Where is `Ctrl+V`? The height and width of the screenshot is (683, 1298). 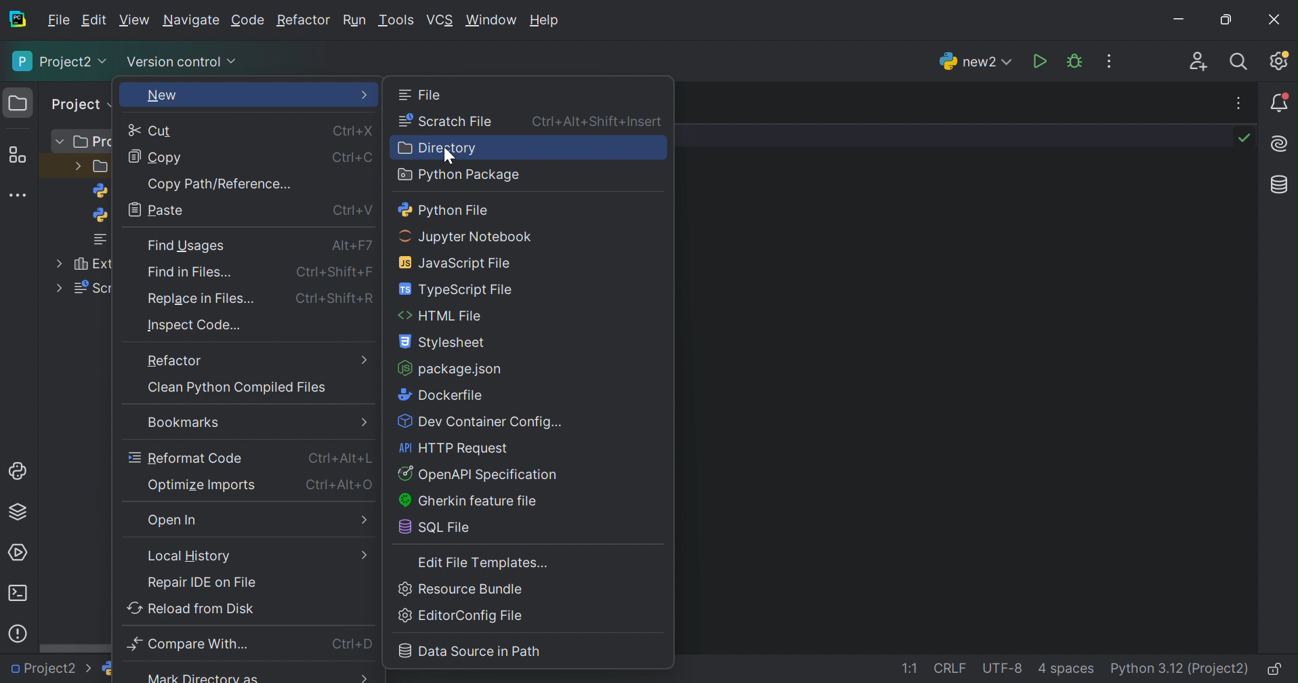 Ctrl+V is located at coordinates (354, 209).